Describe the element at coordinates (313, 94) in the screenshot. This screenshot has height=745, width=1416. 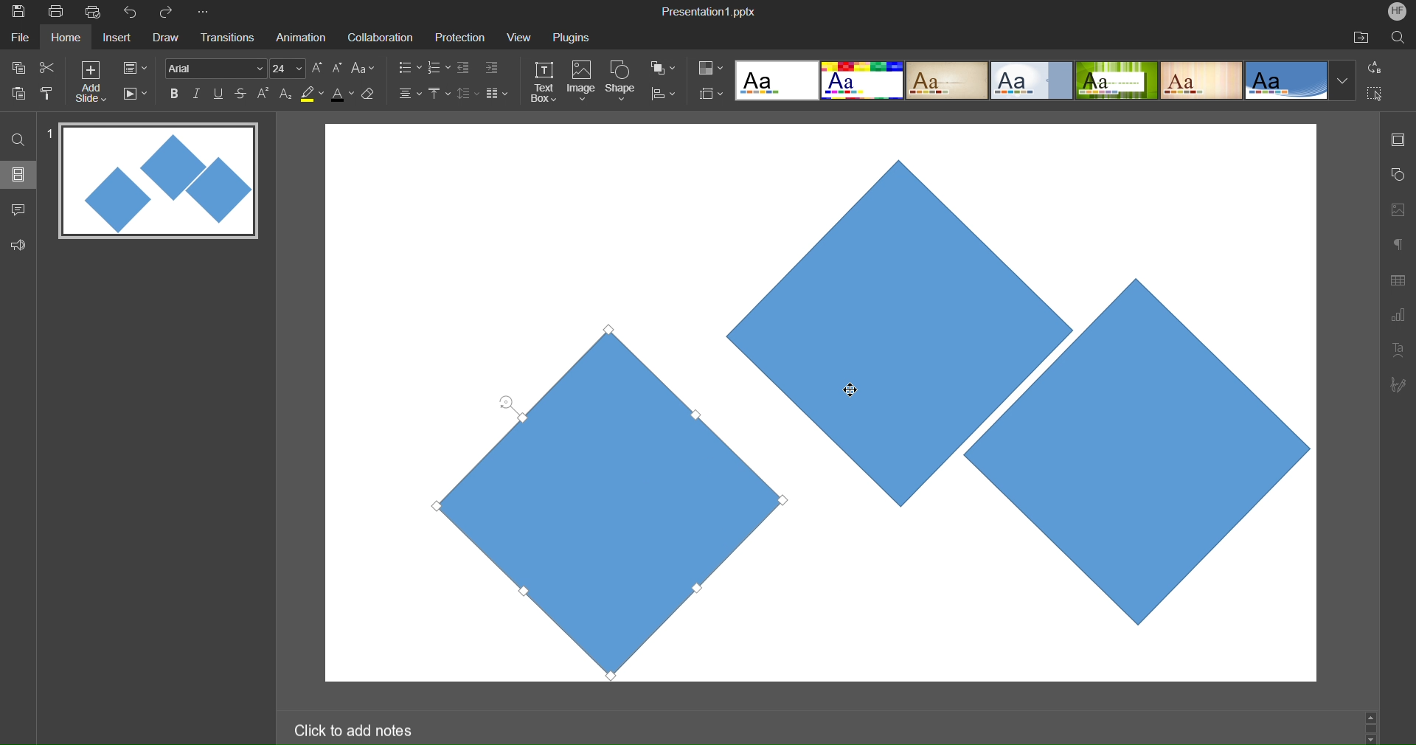
I see `Highlight` at that location.